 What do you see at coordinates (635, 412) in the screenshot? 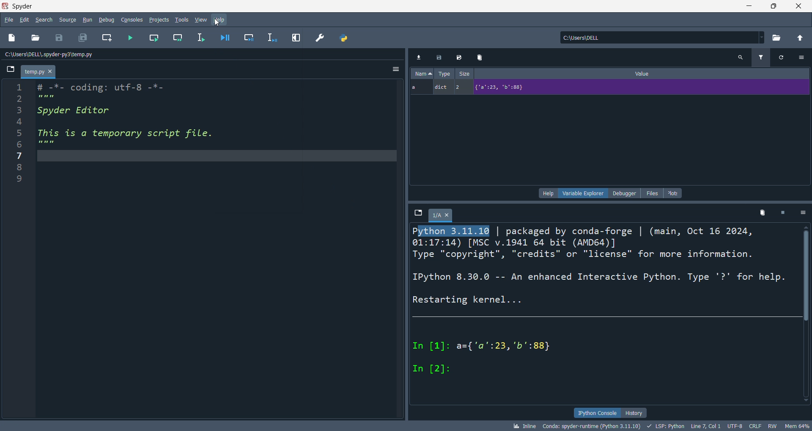
I see `history` at bounding box center [635, 412].